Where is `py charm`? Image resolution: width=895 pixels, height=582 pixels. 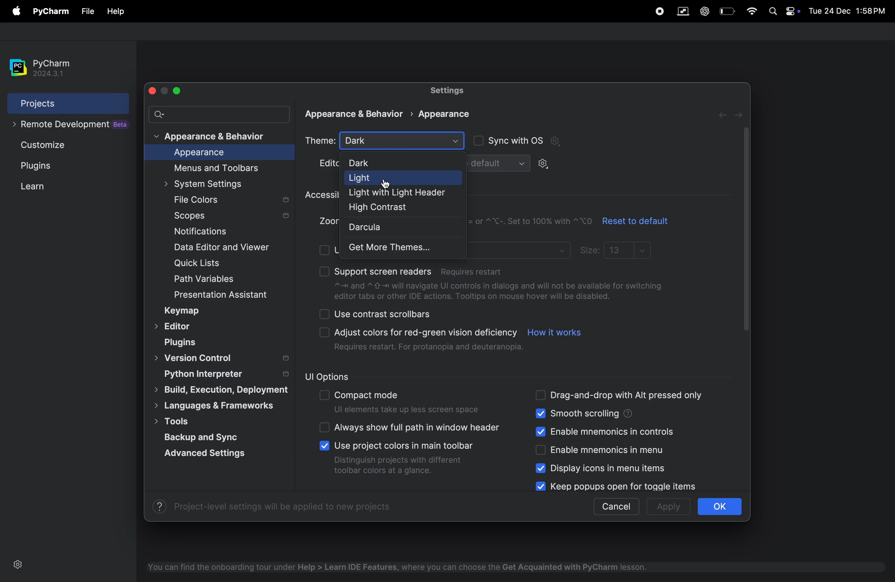
py charm is located at coordinates (51, 11).